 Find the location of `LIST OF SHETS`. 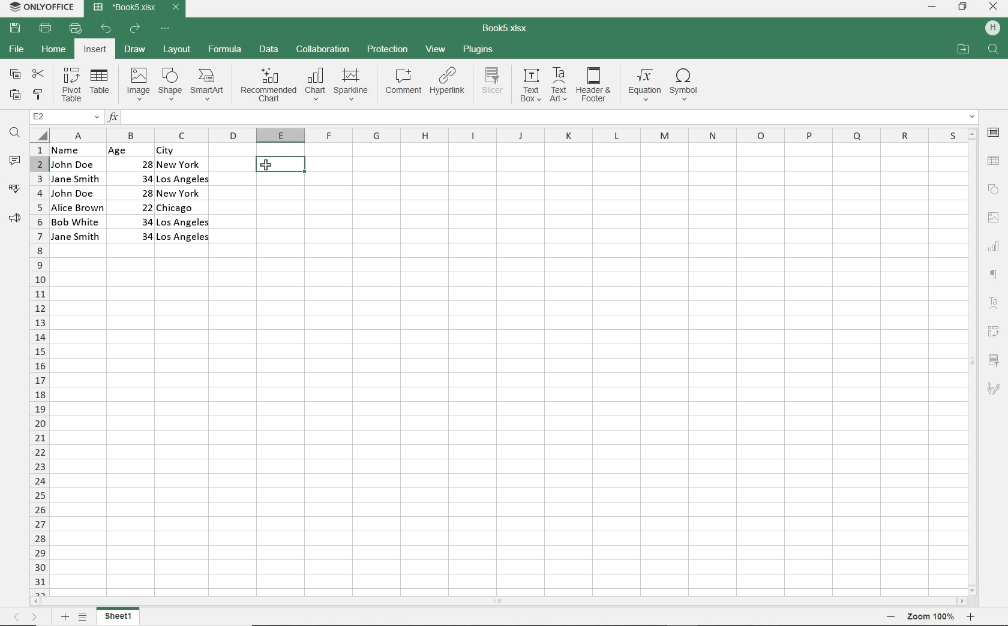

LIST OF SHETS is located at coordinates (83, 618).